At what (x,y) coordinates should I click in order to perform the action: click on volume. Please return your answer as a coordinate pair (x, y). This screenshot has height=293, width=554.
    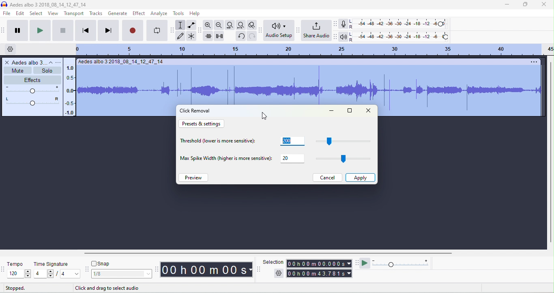
    Looking at the image, I should click on (31, 89).